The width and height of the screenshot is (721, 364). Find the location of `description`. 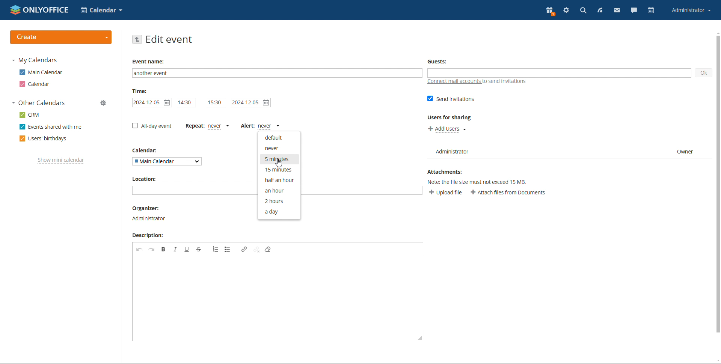

description is located at coordinates (150, 236).